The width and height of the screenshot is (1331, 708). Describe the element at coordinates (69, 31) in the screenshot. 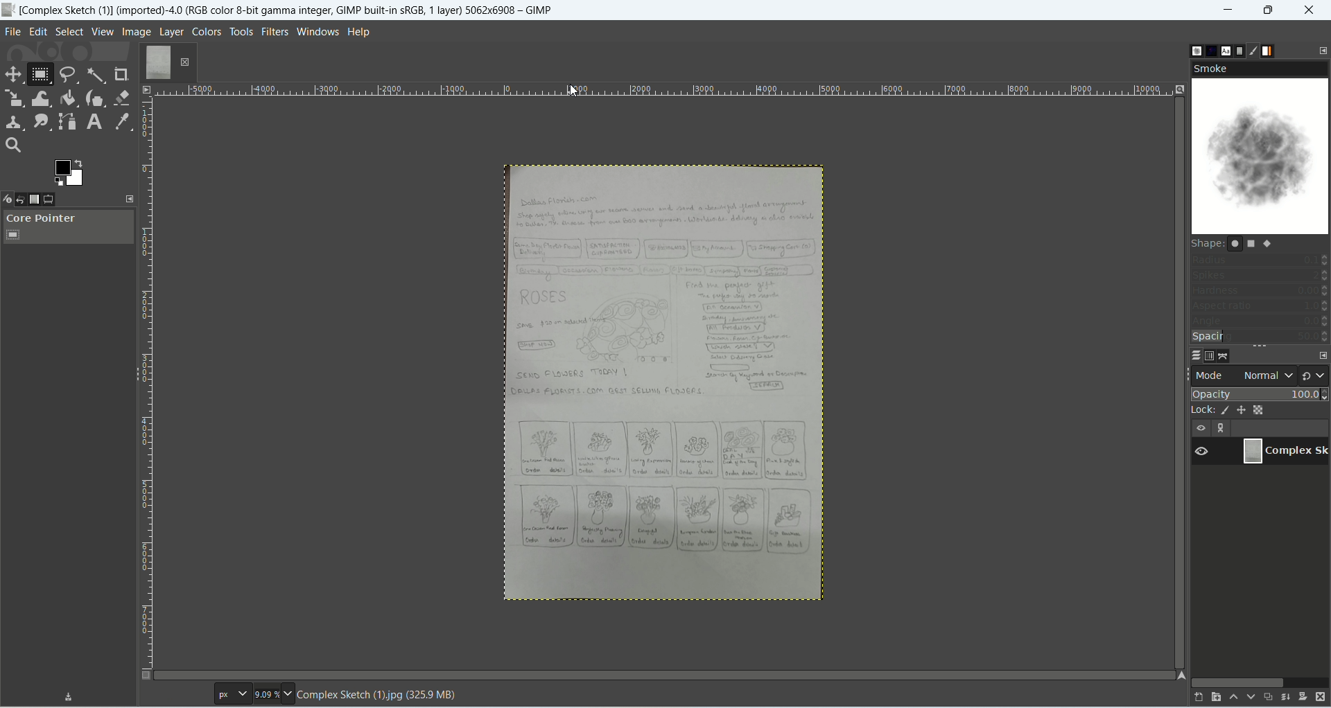

I see `select` at that location.